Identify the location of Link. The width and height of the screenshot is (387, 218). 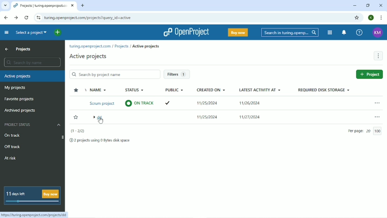
(35, 215).